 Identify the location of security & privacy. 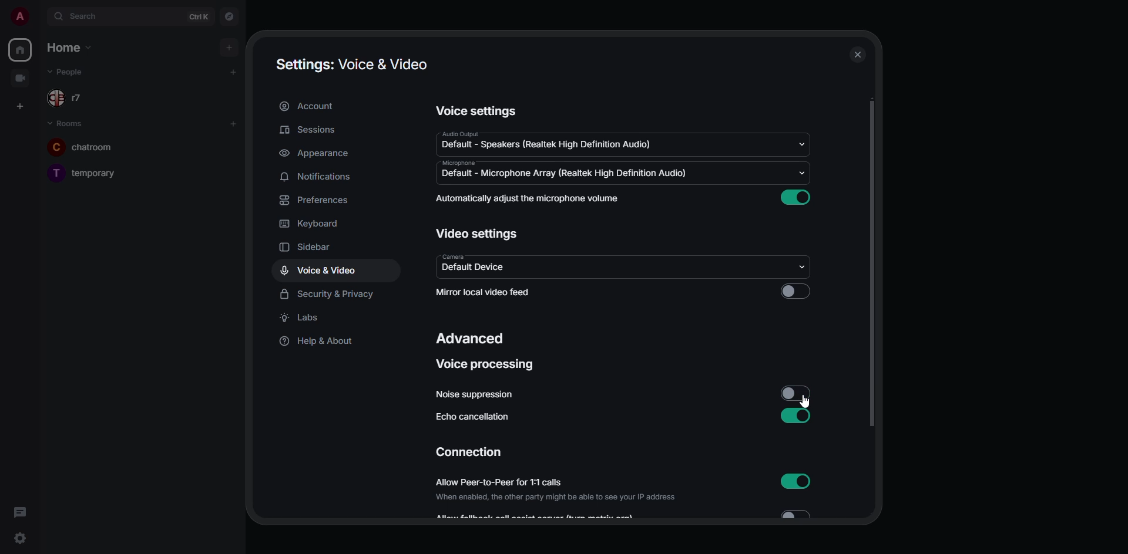
(326, 295).